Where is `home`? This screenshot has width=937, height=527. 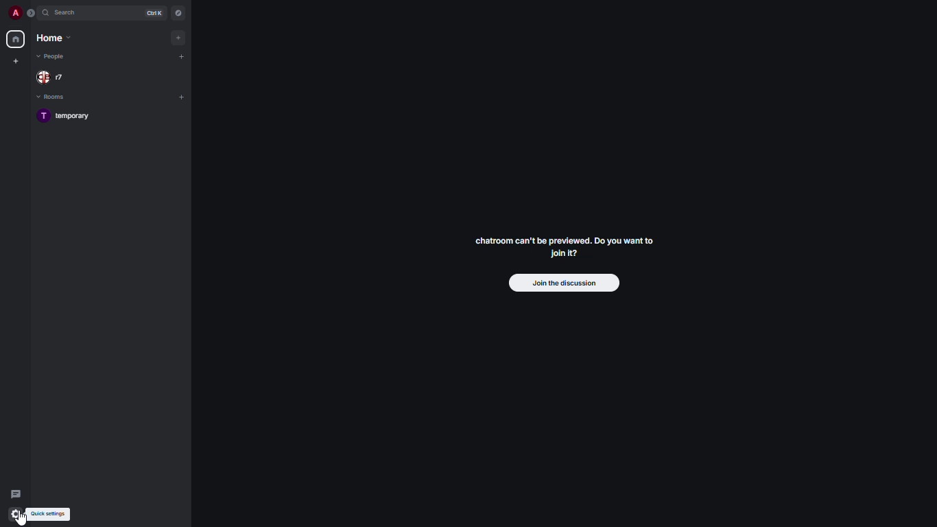
home is located at coordinates (16, 40).